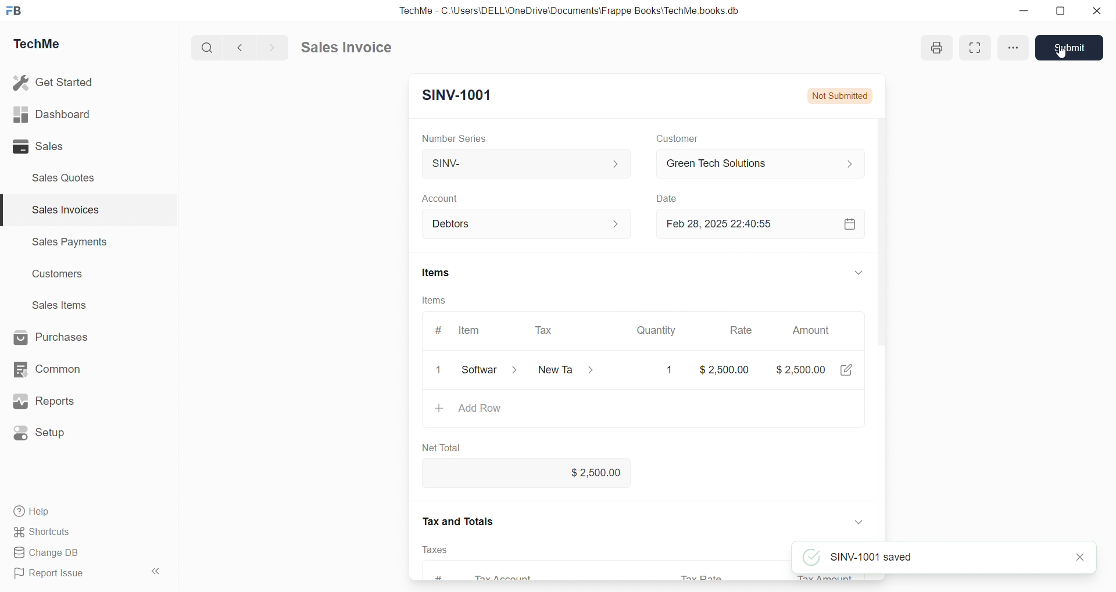  What do you see at coordinates (51, 337) in the screenshot?
I see `Purchases` at bounding box center [51, 337].